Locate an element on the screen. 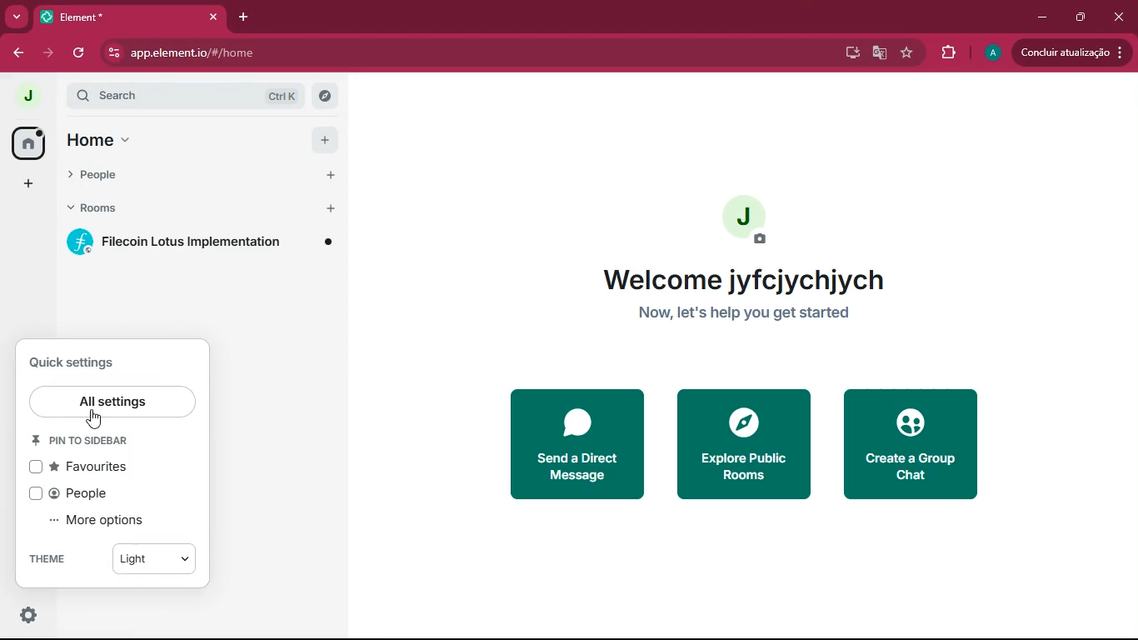 This screenshot has width=1138, height=640. refresh is located at coordinates (77, 53).